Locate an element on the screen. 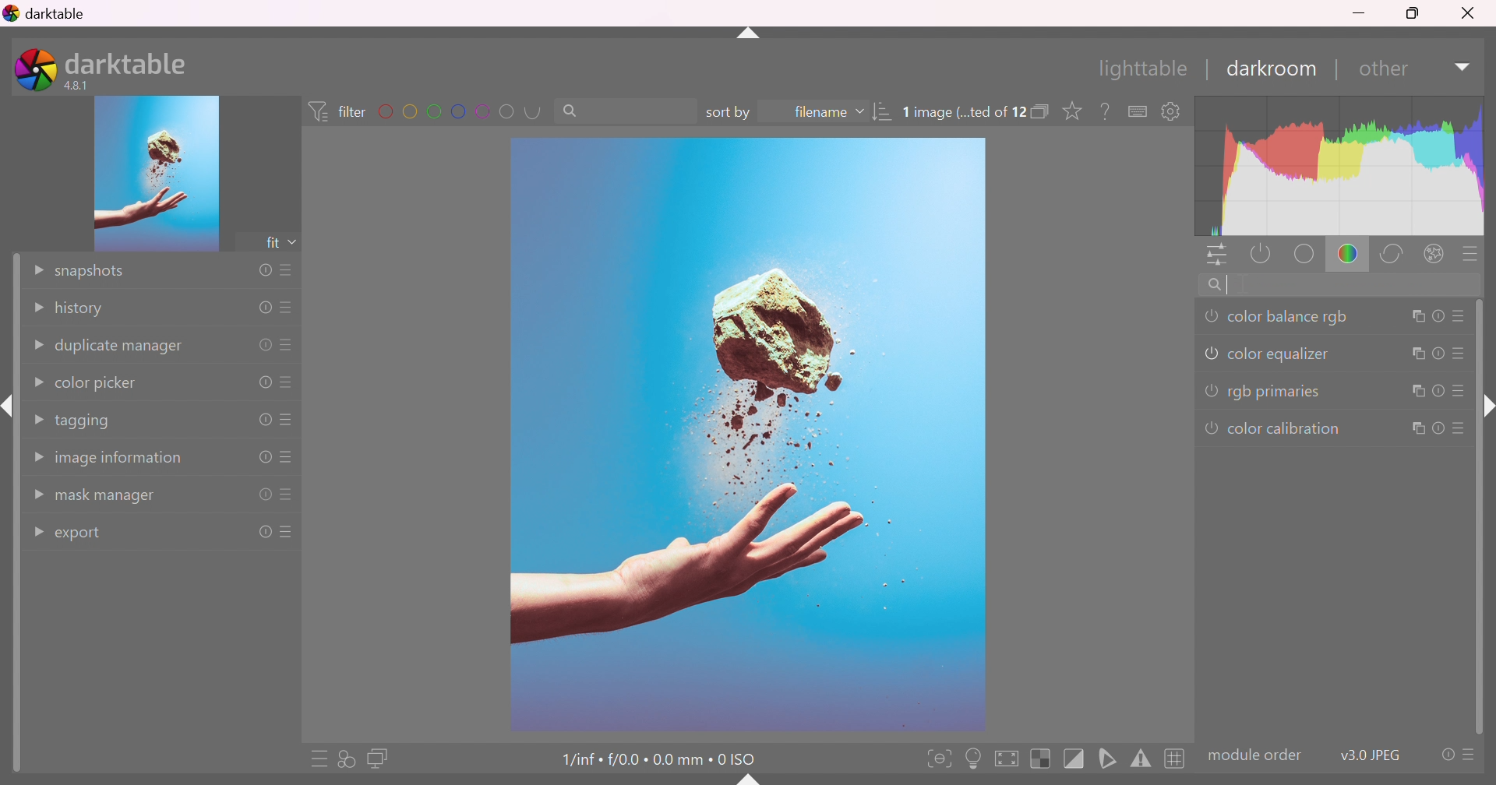  rgb primaries is located at coordinates (1278, 392).